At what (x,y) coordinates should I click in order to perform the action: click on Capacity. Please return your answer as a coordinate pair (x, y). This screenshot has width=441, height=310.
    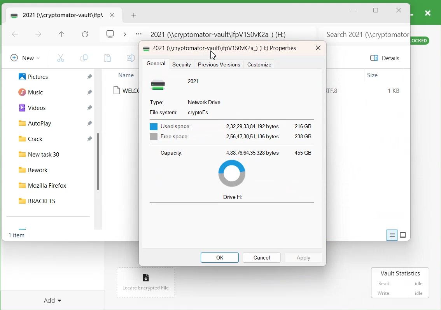
    Looking at the image, I should click on (171, 153).